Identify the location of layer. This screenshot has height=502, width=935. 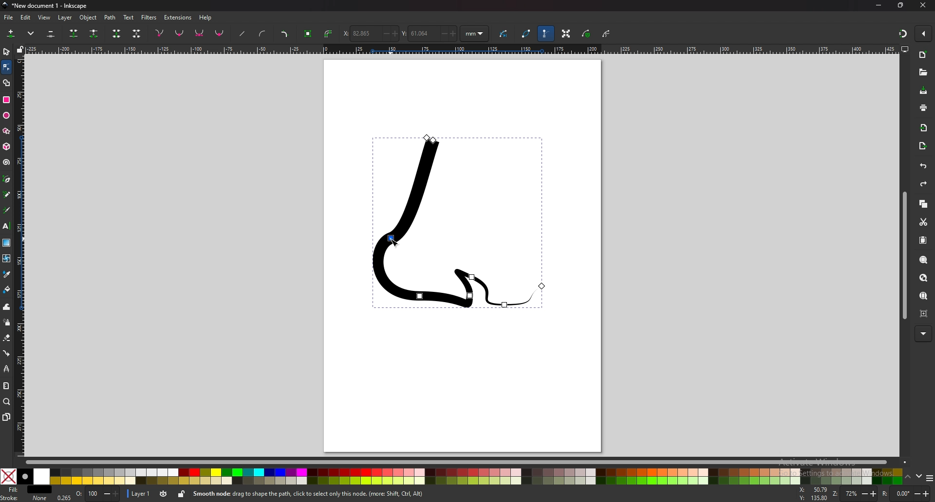
(139, 493).